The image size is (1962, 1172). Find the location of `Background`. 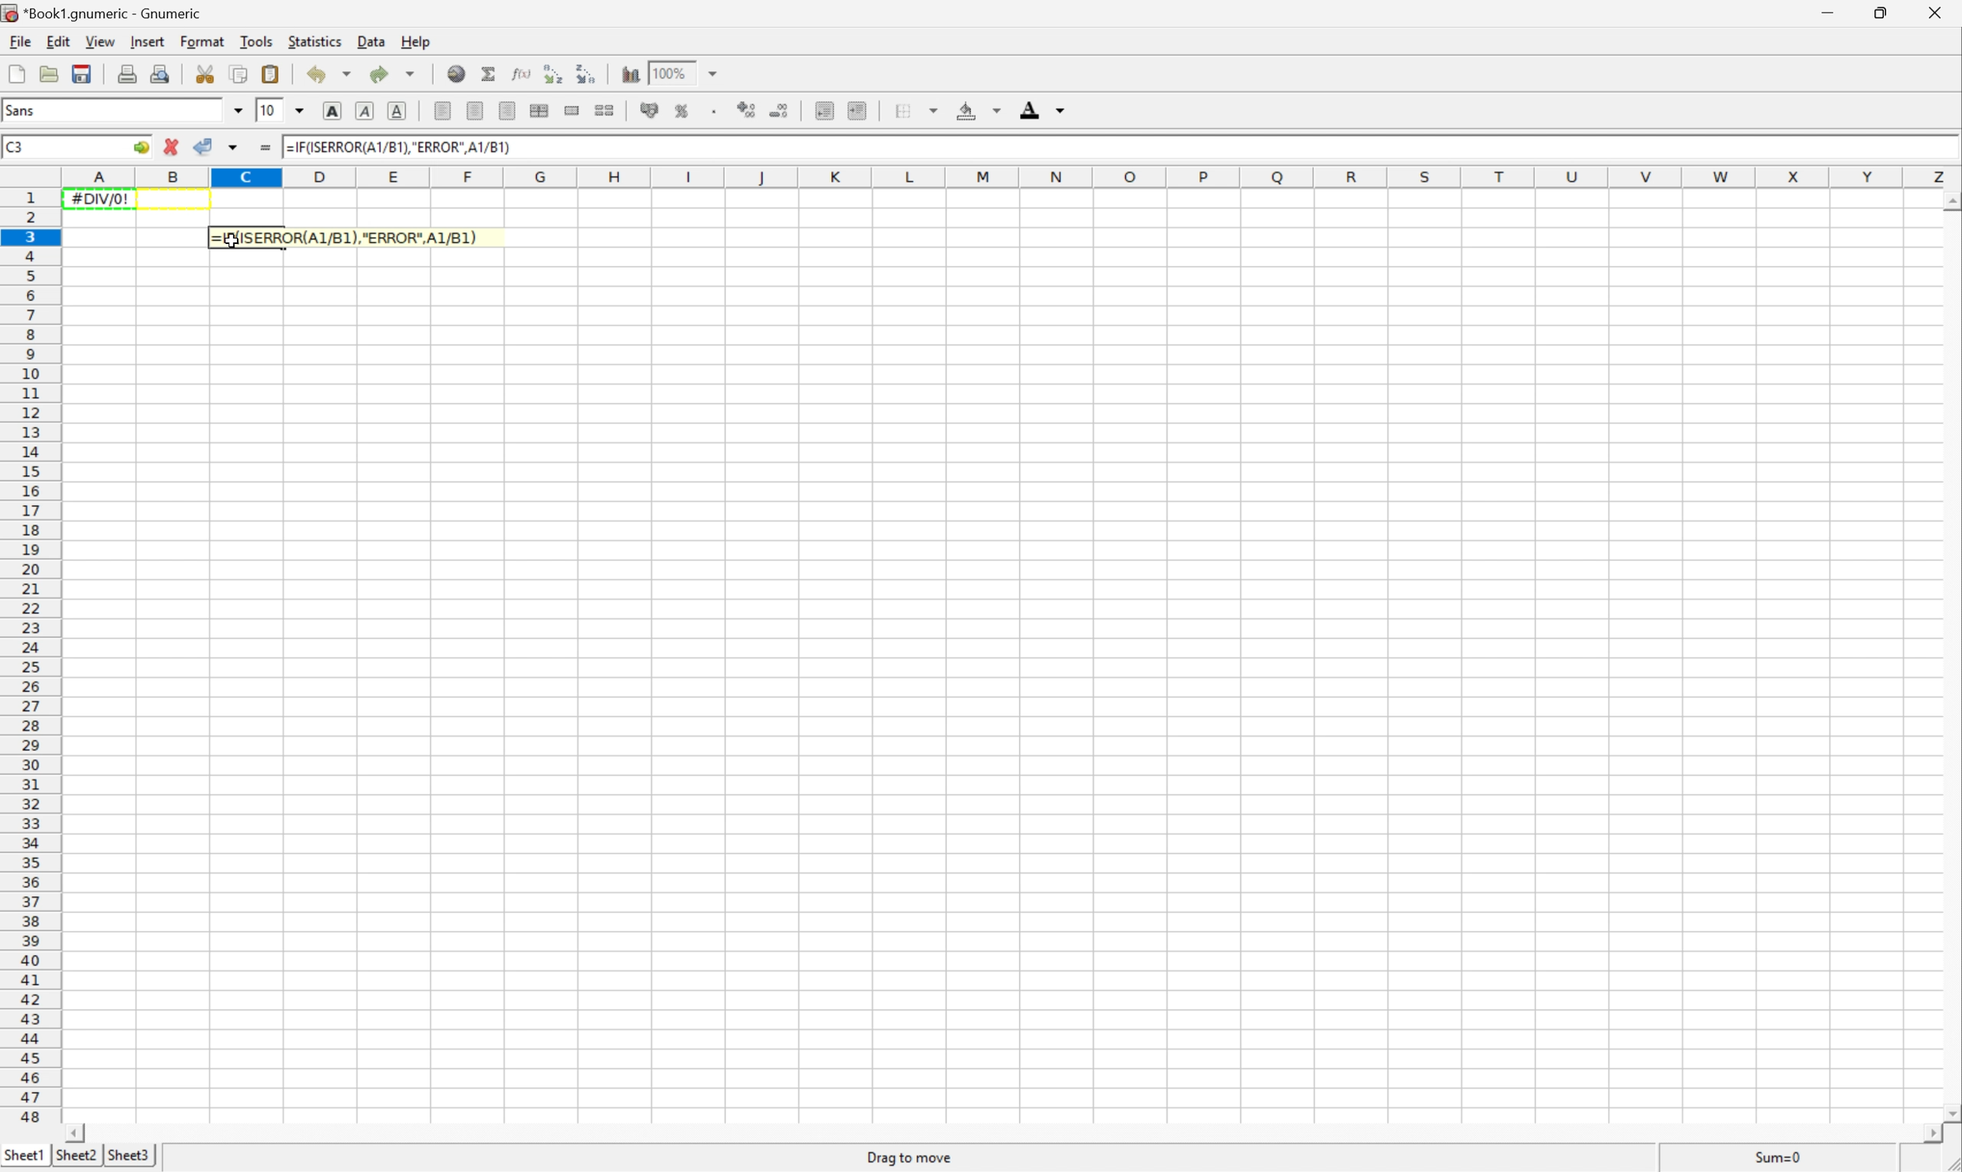

Background is located at coordinates (969, 111).